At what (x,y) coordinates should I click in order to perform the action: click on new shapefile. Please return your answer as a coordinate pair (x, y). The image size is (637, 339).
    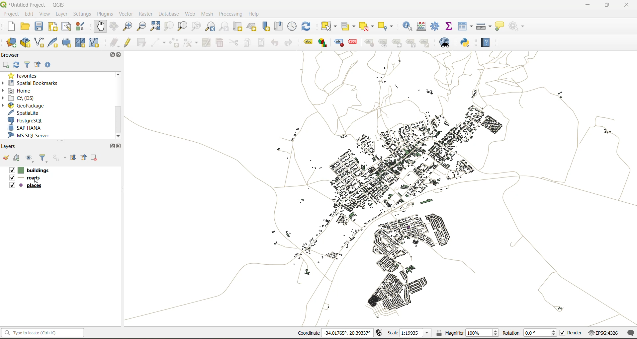
    Looking at the image, I should click on (38, 43).